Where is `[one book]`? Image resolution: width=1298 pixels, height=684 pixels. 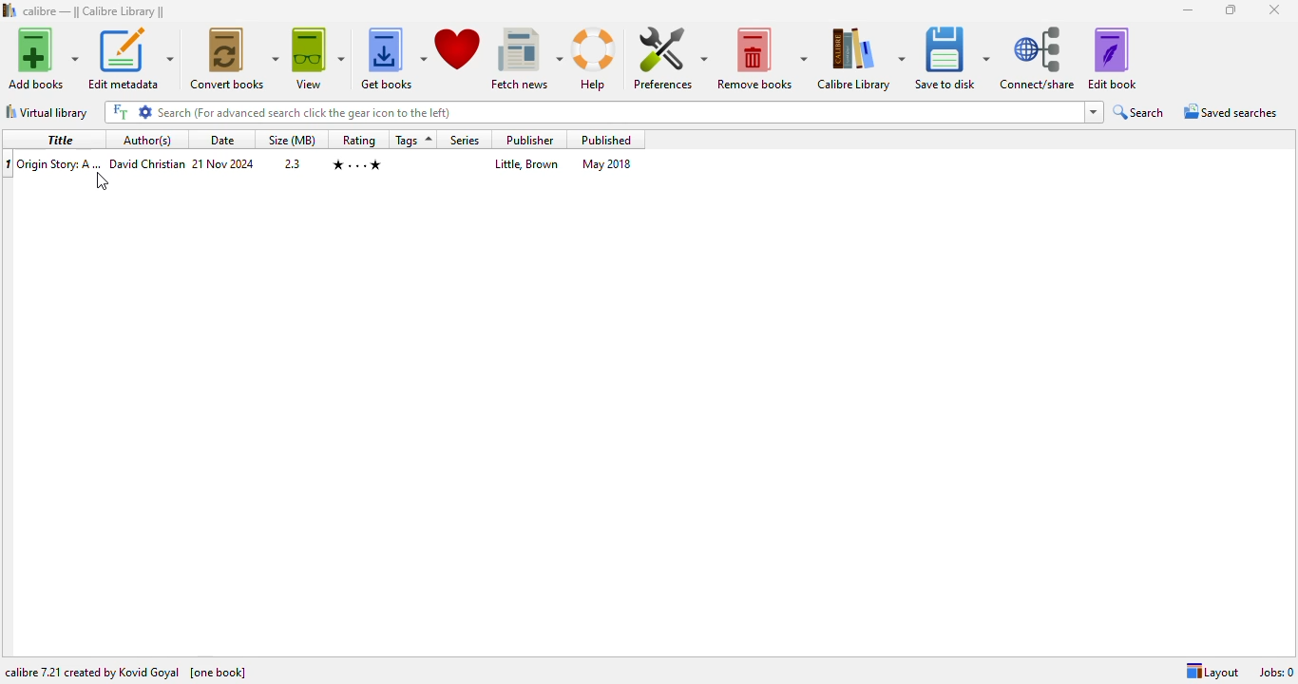
[one book] is located at coordinates (219, 673).